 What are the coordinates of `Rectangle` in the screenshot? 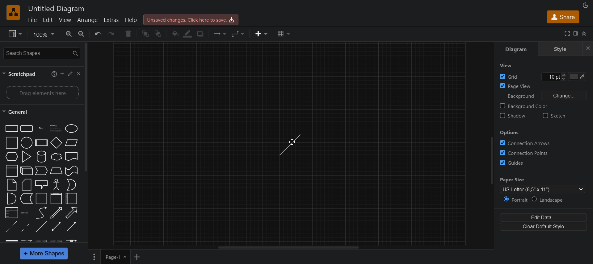 It's located at (11, 128).